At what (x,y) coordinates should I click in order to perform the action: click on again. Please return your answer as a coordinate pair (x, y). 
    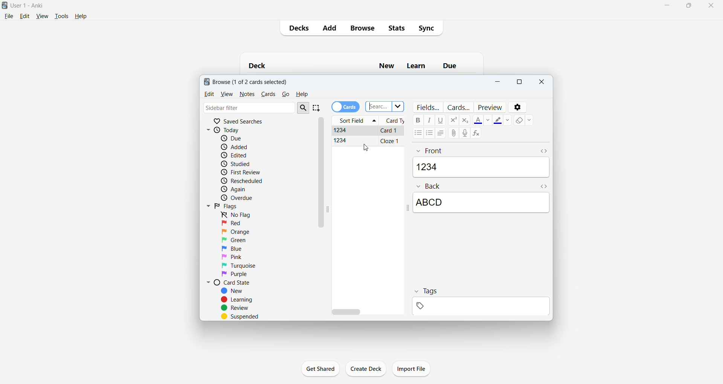
    Looking at the image, I should click on (233, 189).